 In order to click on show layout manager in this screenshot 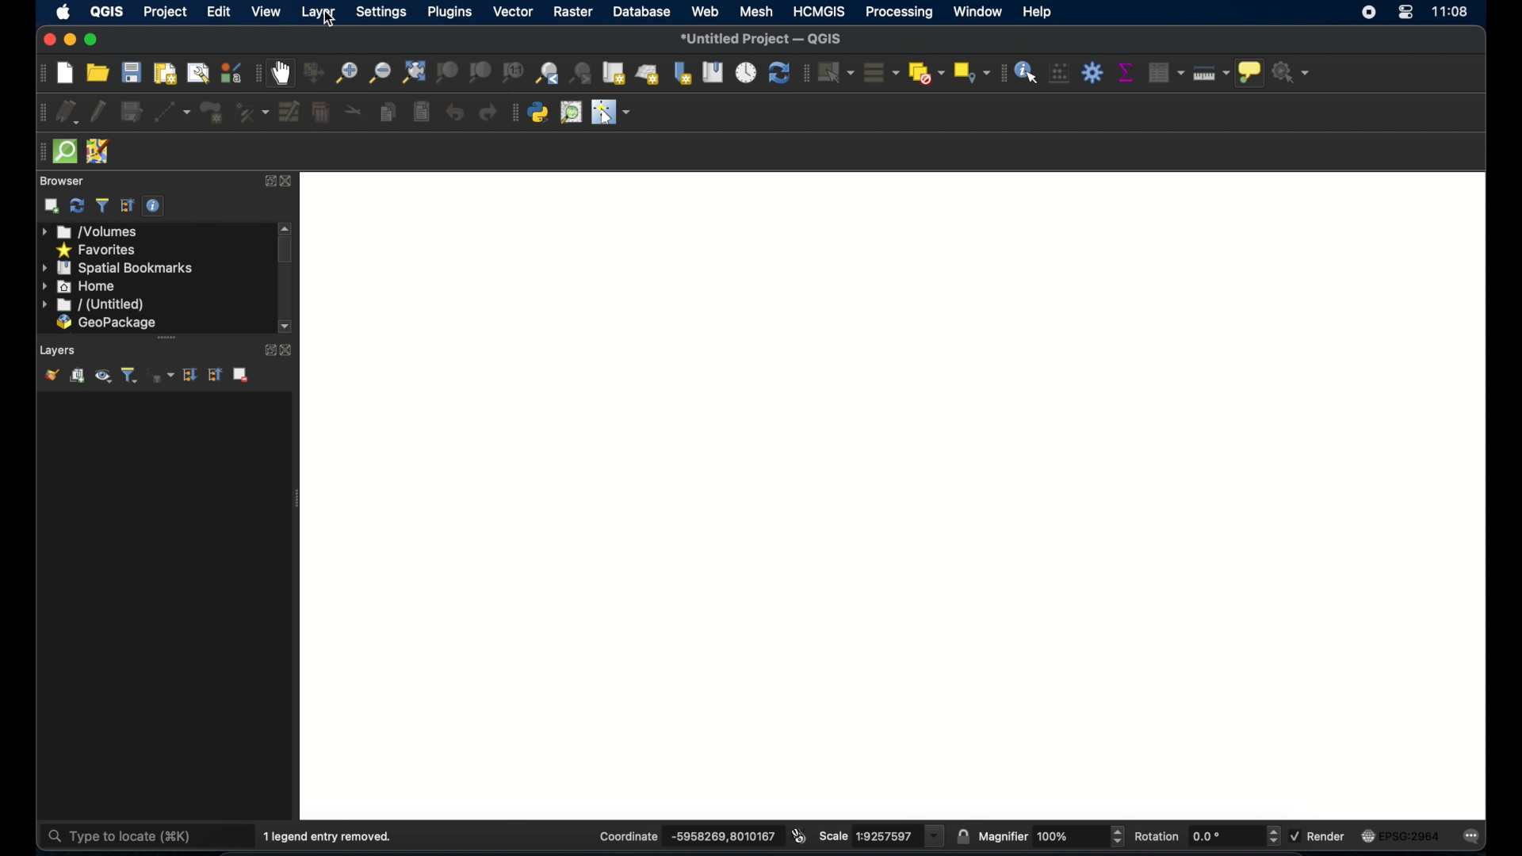, I will do `click(196, 74)`.